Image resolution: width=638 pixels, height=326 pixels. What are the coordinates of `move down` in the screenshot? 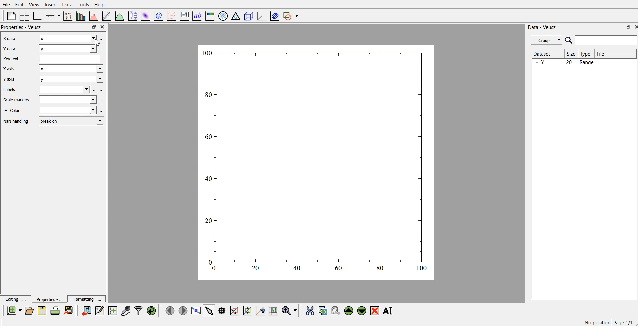 It's located at (362, 310).